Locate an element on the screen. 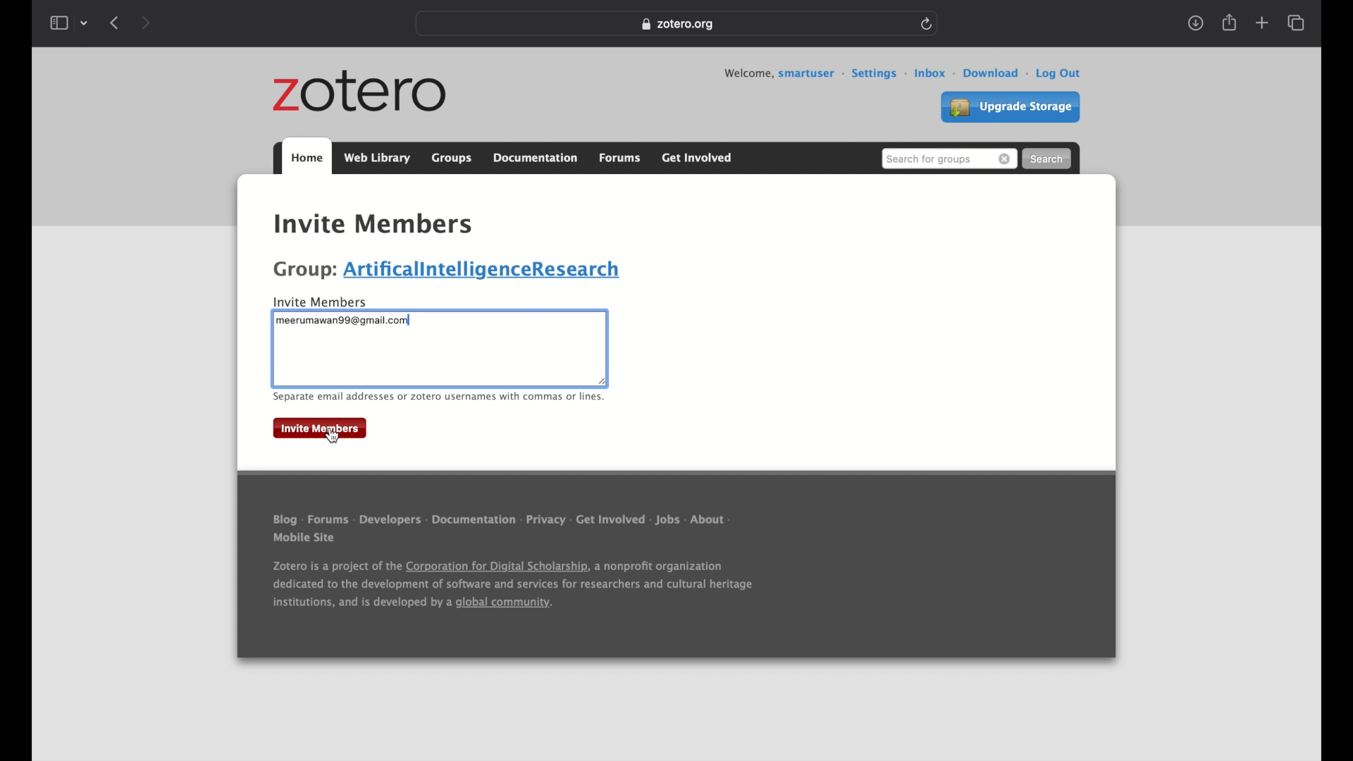 The height and width of the screenshot is (761, 1353). home tab is located at coordinates (307, 157).